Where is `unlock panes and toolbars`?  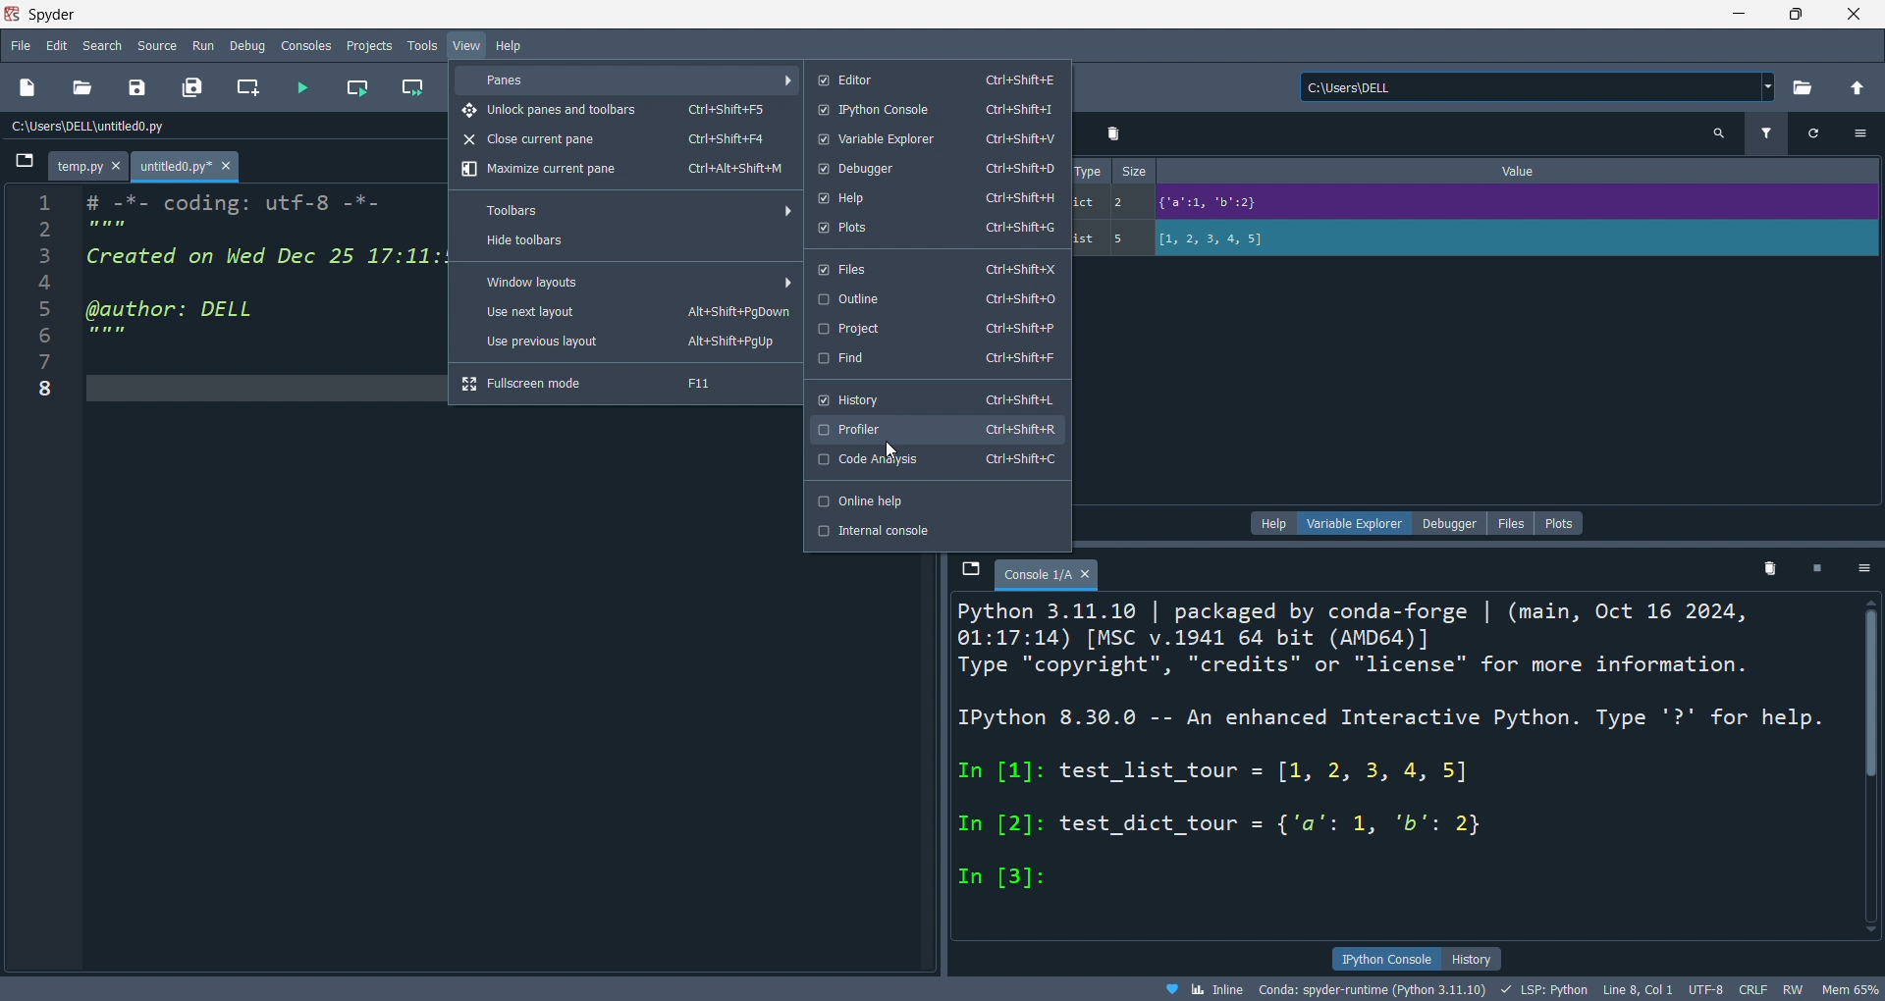 unlock panes and toolbars is located at coordinates (625, 113).